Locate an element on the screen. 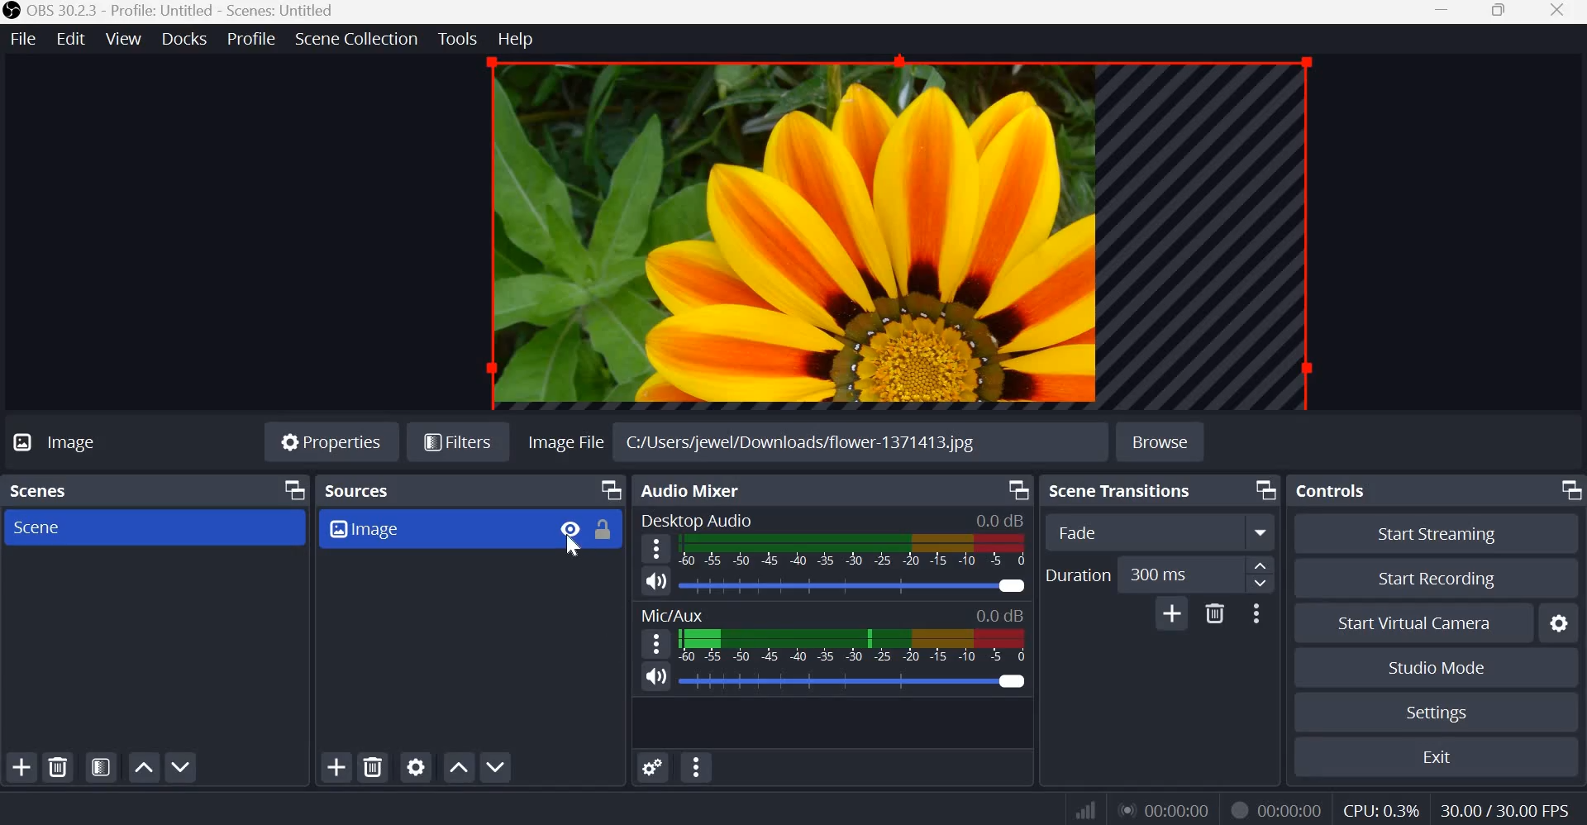  increase duration is located at coordinates (1260, 563).